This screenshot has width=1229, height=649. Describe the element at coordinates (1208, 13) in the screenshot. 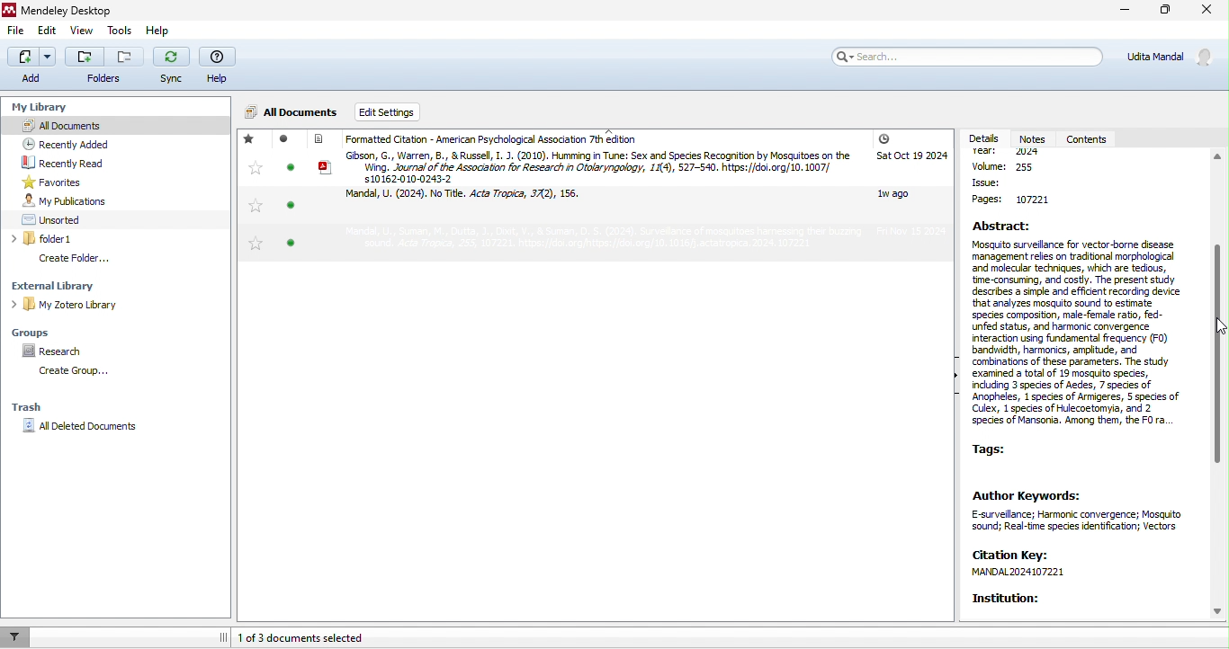

I see `close` at that location.